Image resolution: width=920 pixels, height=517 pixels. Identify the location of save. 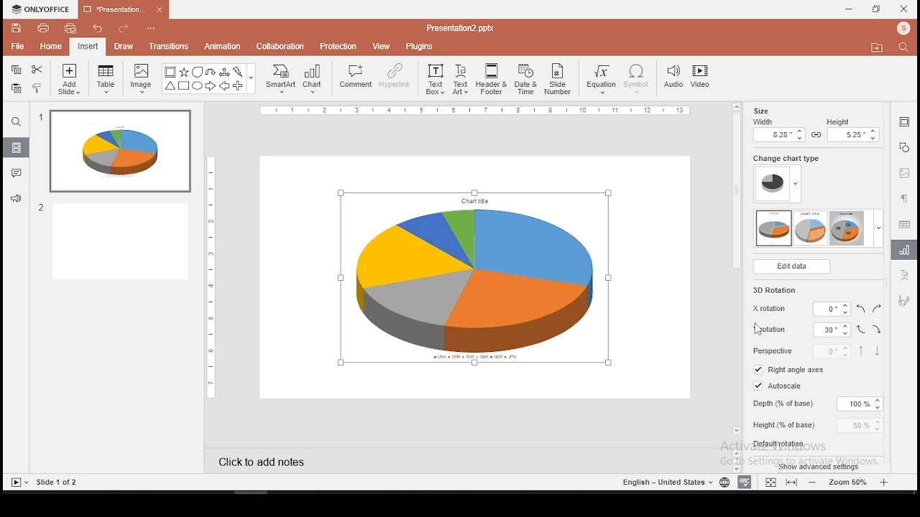
(17, 29).